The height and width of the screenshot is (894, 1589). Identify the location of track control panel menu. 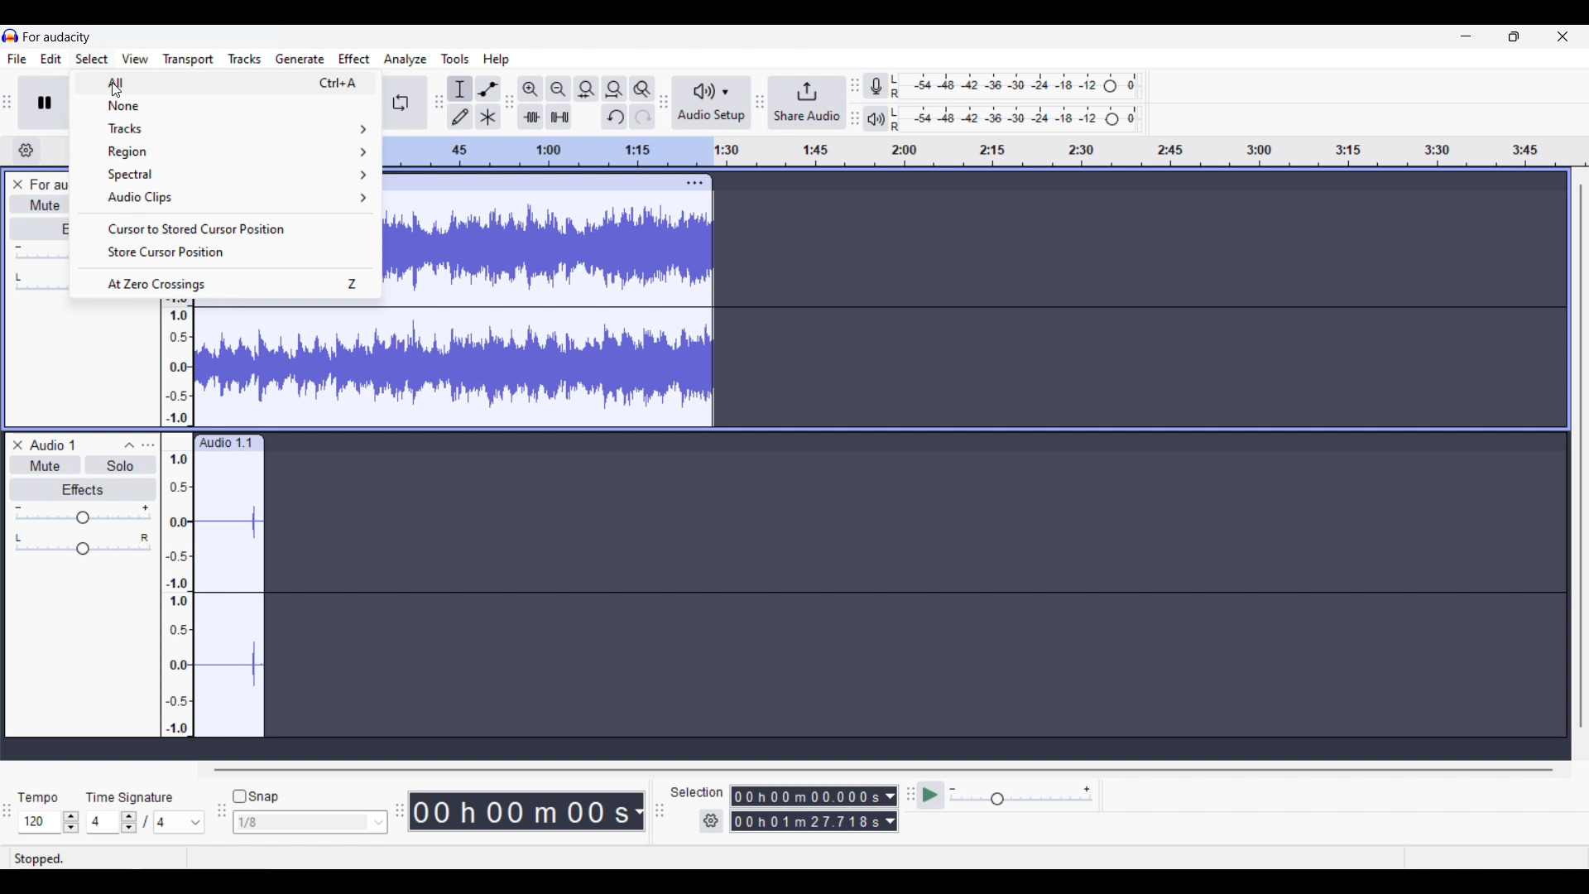
(149, 445).